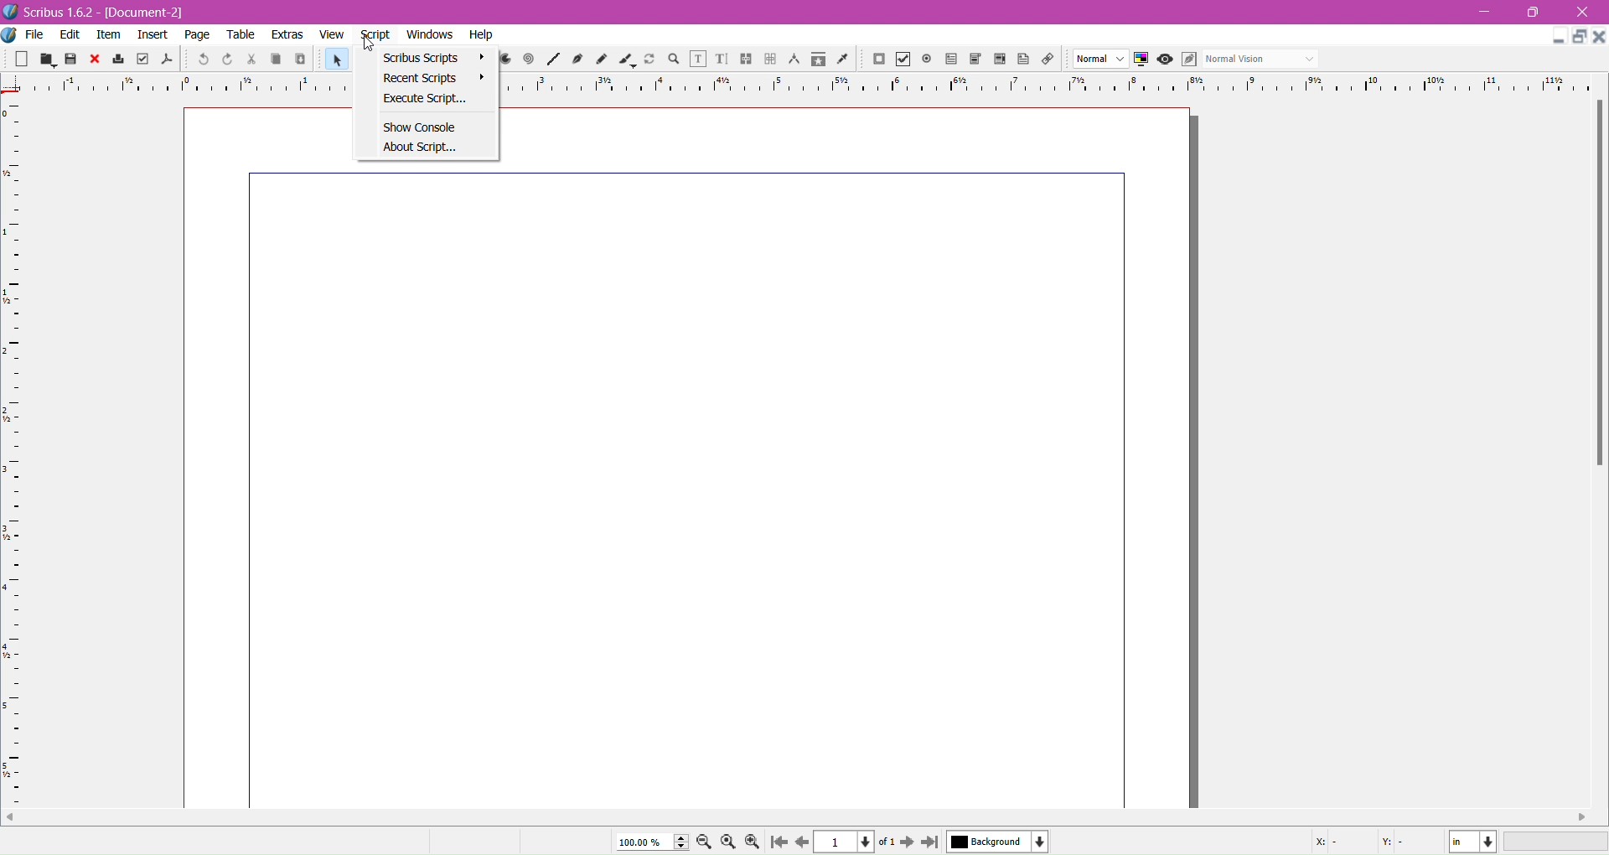 Image resolution: width=1609 pixels, height=855 pixels. What do you see at coordinates (804, 818) in the screenshot?
I see `Horizontal Scroll Bar` at bounding box center [804, 818].